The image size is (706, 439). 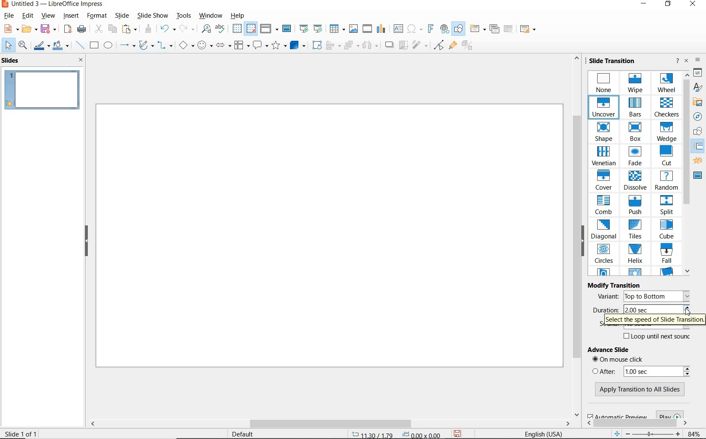 What do you see at coordinates (698, 87) in the screenshot?
I see `STYLES` at bounding box center [698, 87].